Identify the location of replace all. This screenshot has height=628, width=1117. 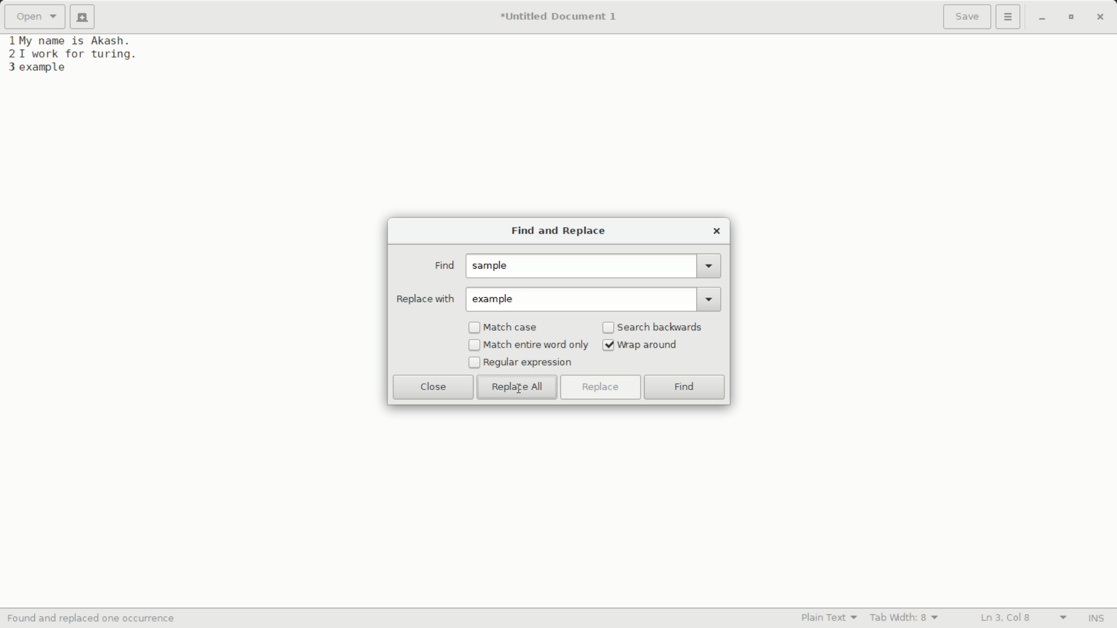
(516, 387).